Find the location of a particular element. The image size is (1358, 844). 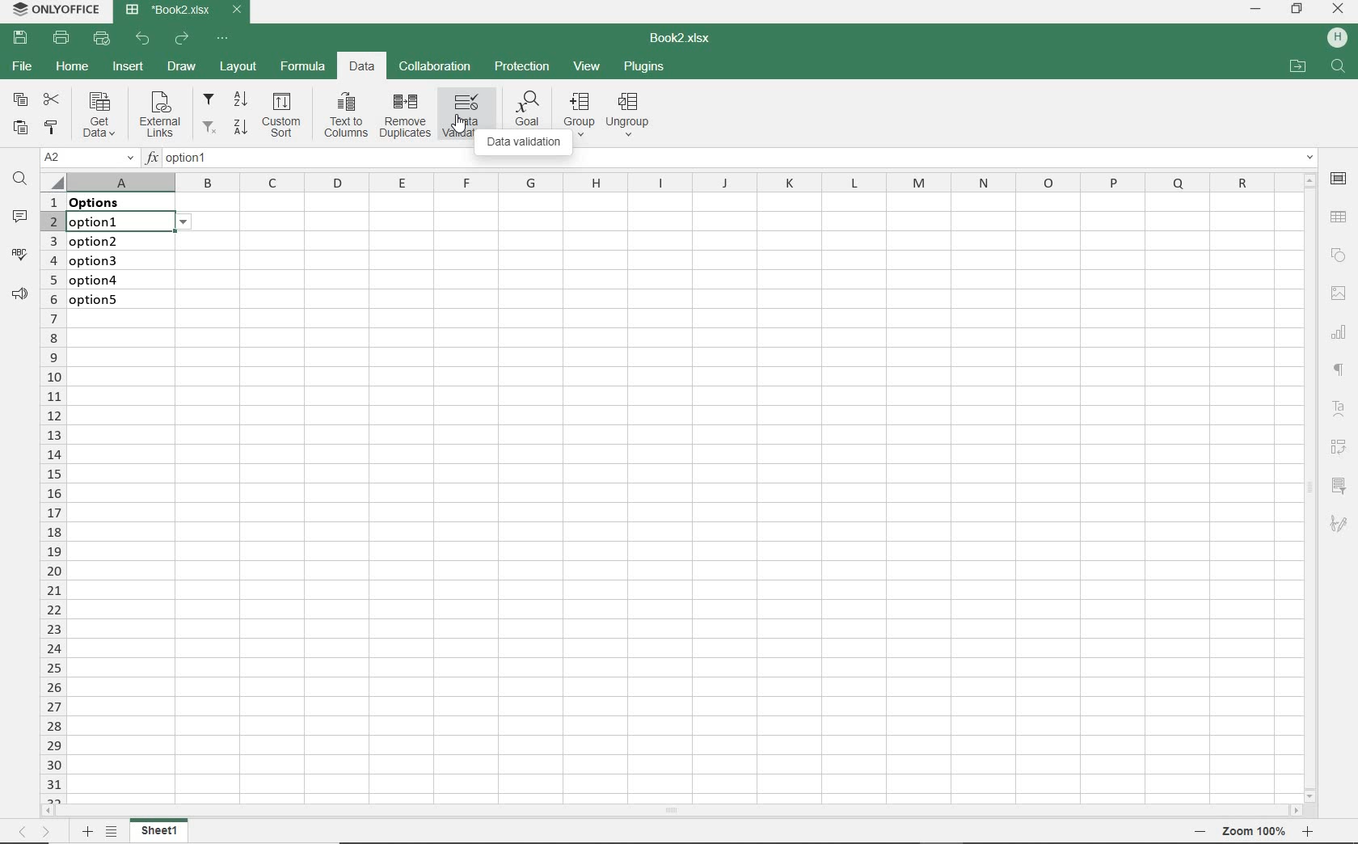

CLOSE is located at coordinates (1339, 8).